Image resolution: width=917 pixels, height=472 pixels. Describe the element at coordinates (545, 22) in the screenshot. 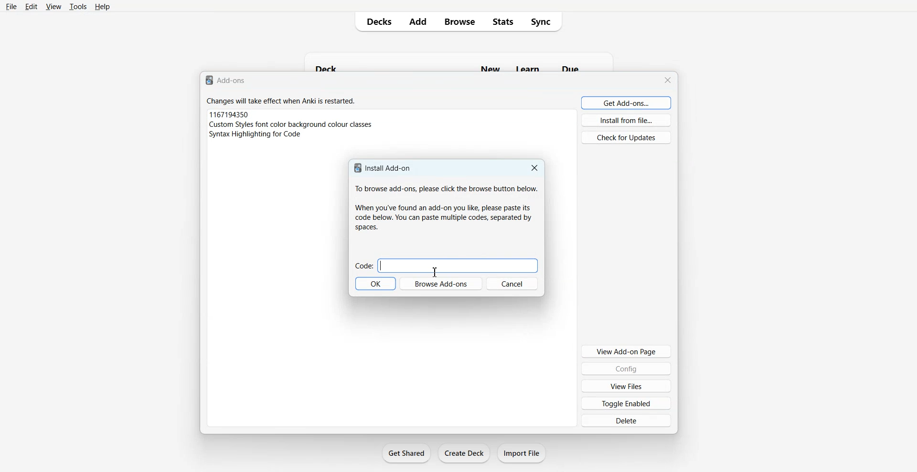

I see `Sync` at that location.